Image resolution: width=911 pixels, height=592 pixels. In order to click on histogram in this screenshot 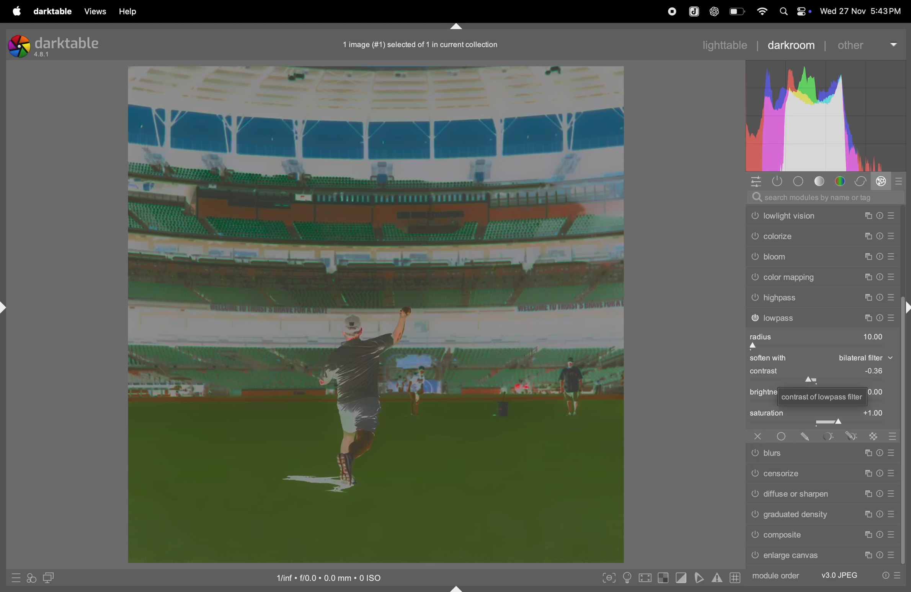, I will do `click(829, 117)`.